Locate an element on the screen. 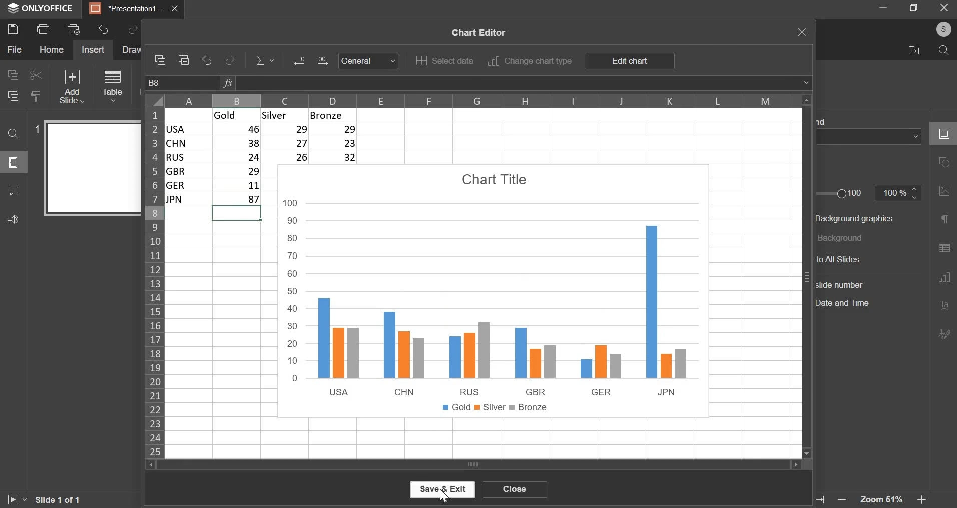 This screenshot has width=957, height=508. chart is located at coordinates (494, 308).